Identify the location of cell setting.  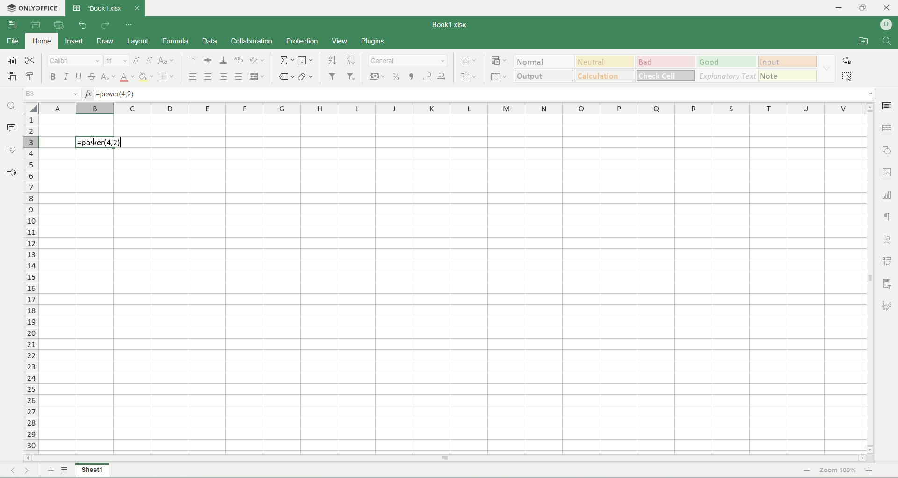
(887, 107).